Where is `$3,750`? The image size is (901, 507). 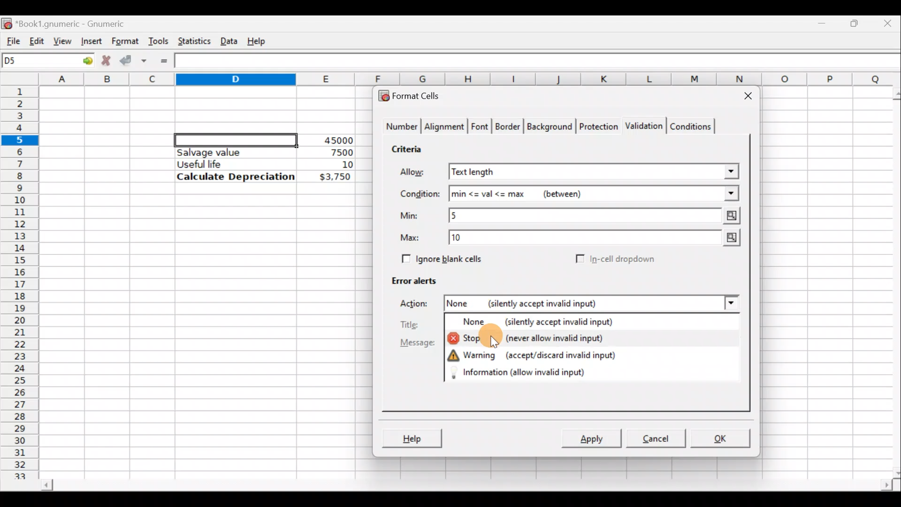 $3,750 is located at coordinates (334, 177).